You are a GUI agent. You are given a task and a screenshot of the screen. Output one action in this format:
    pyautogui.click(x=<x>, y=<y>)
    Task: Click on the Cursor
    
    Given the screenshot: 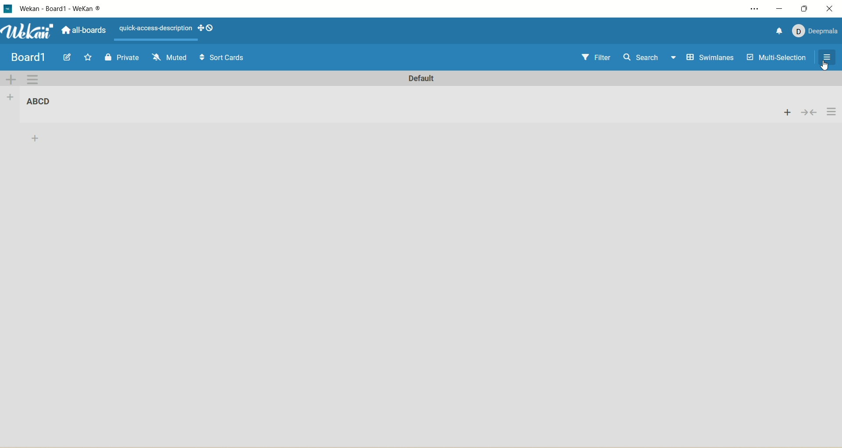 What is the action you would take?
    pyautogui.click(x=827, y=67)
    